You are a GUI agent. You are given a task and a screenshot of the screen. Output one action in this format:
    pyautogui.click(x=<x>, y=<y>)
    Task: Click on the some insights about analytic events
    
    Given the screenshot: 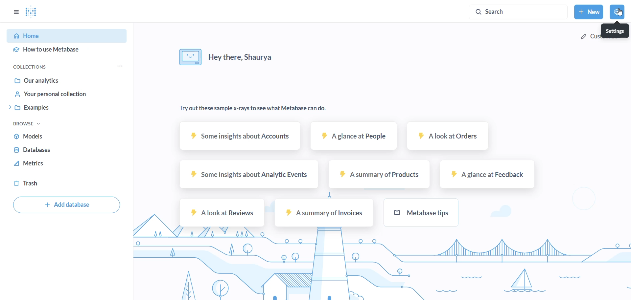 What is the action you would take?
    pyautogui.click(x=242, y=174)
    